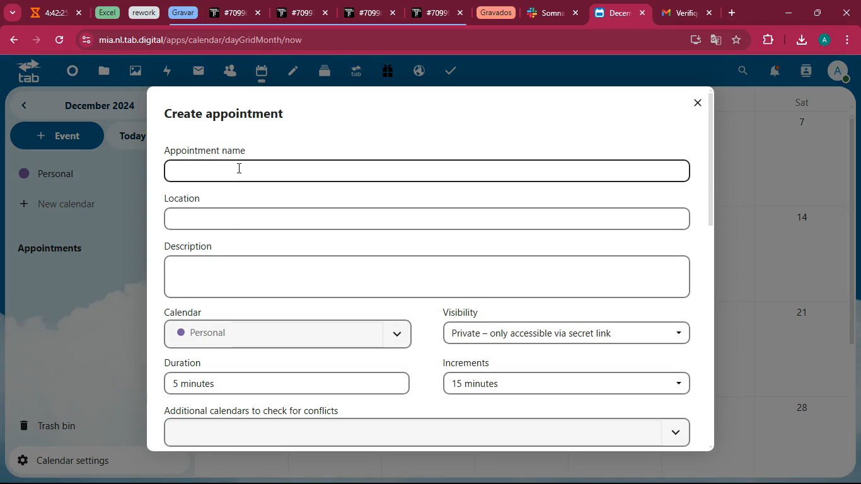  I want to click on back, so click(13, 41).